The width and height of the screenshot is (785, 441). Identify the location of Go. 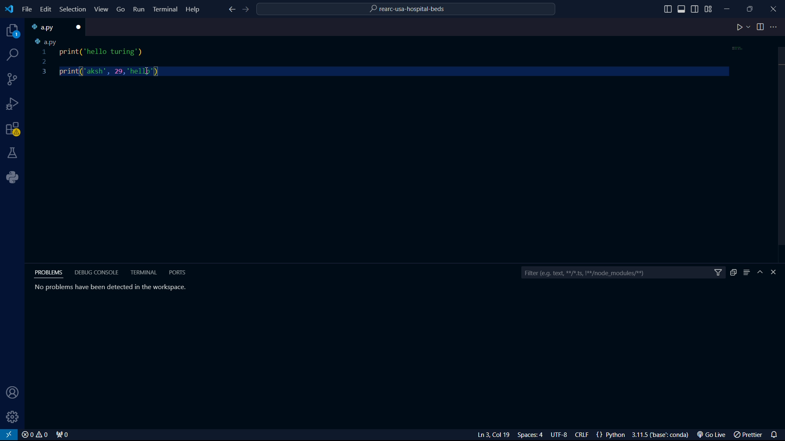
(121, 9).